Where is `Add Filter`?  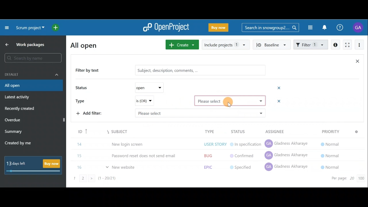
Add Filter is located at coordinates (91, 114).